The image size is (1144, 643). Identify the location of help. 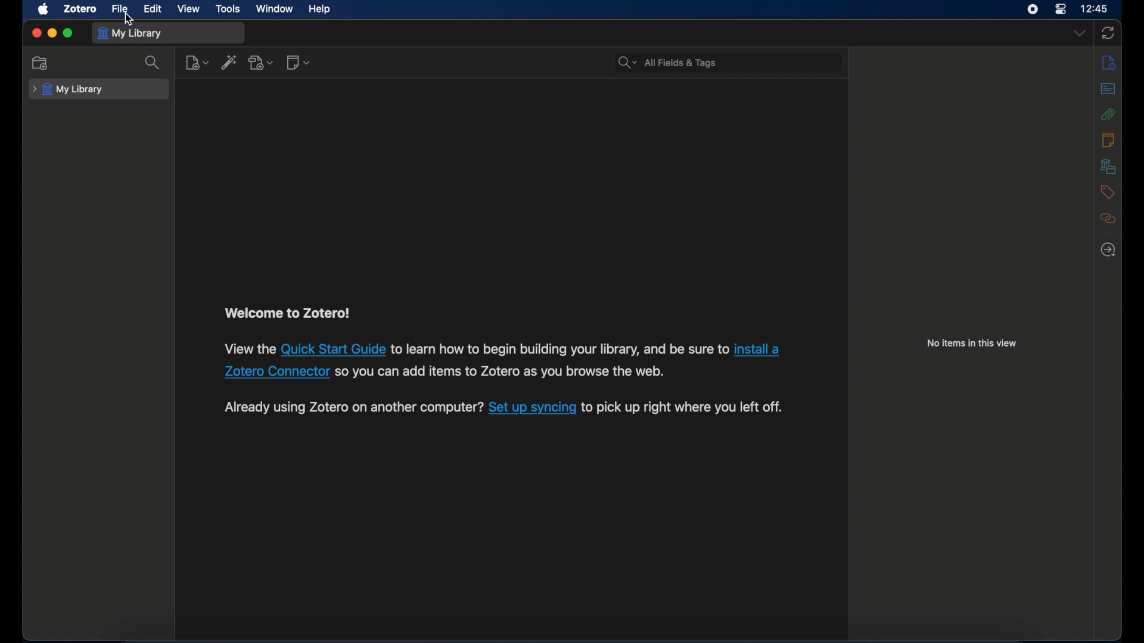
(321, 10).